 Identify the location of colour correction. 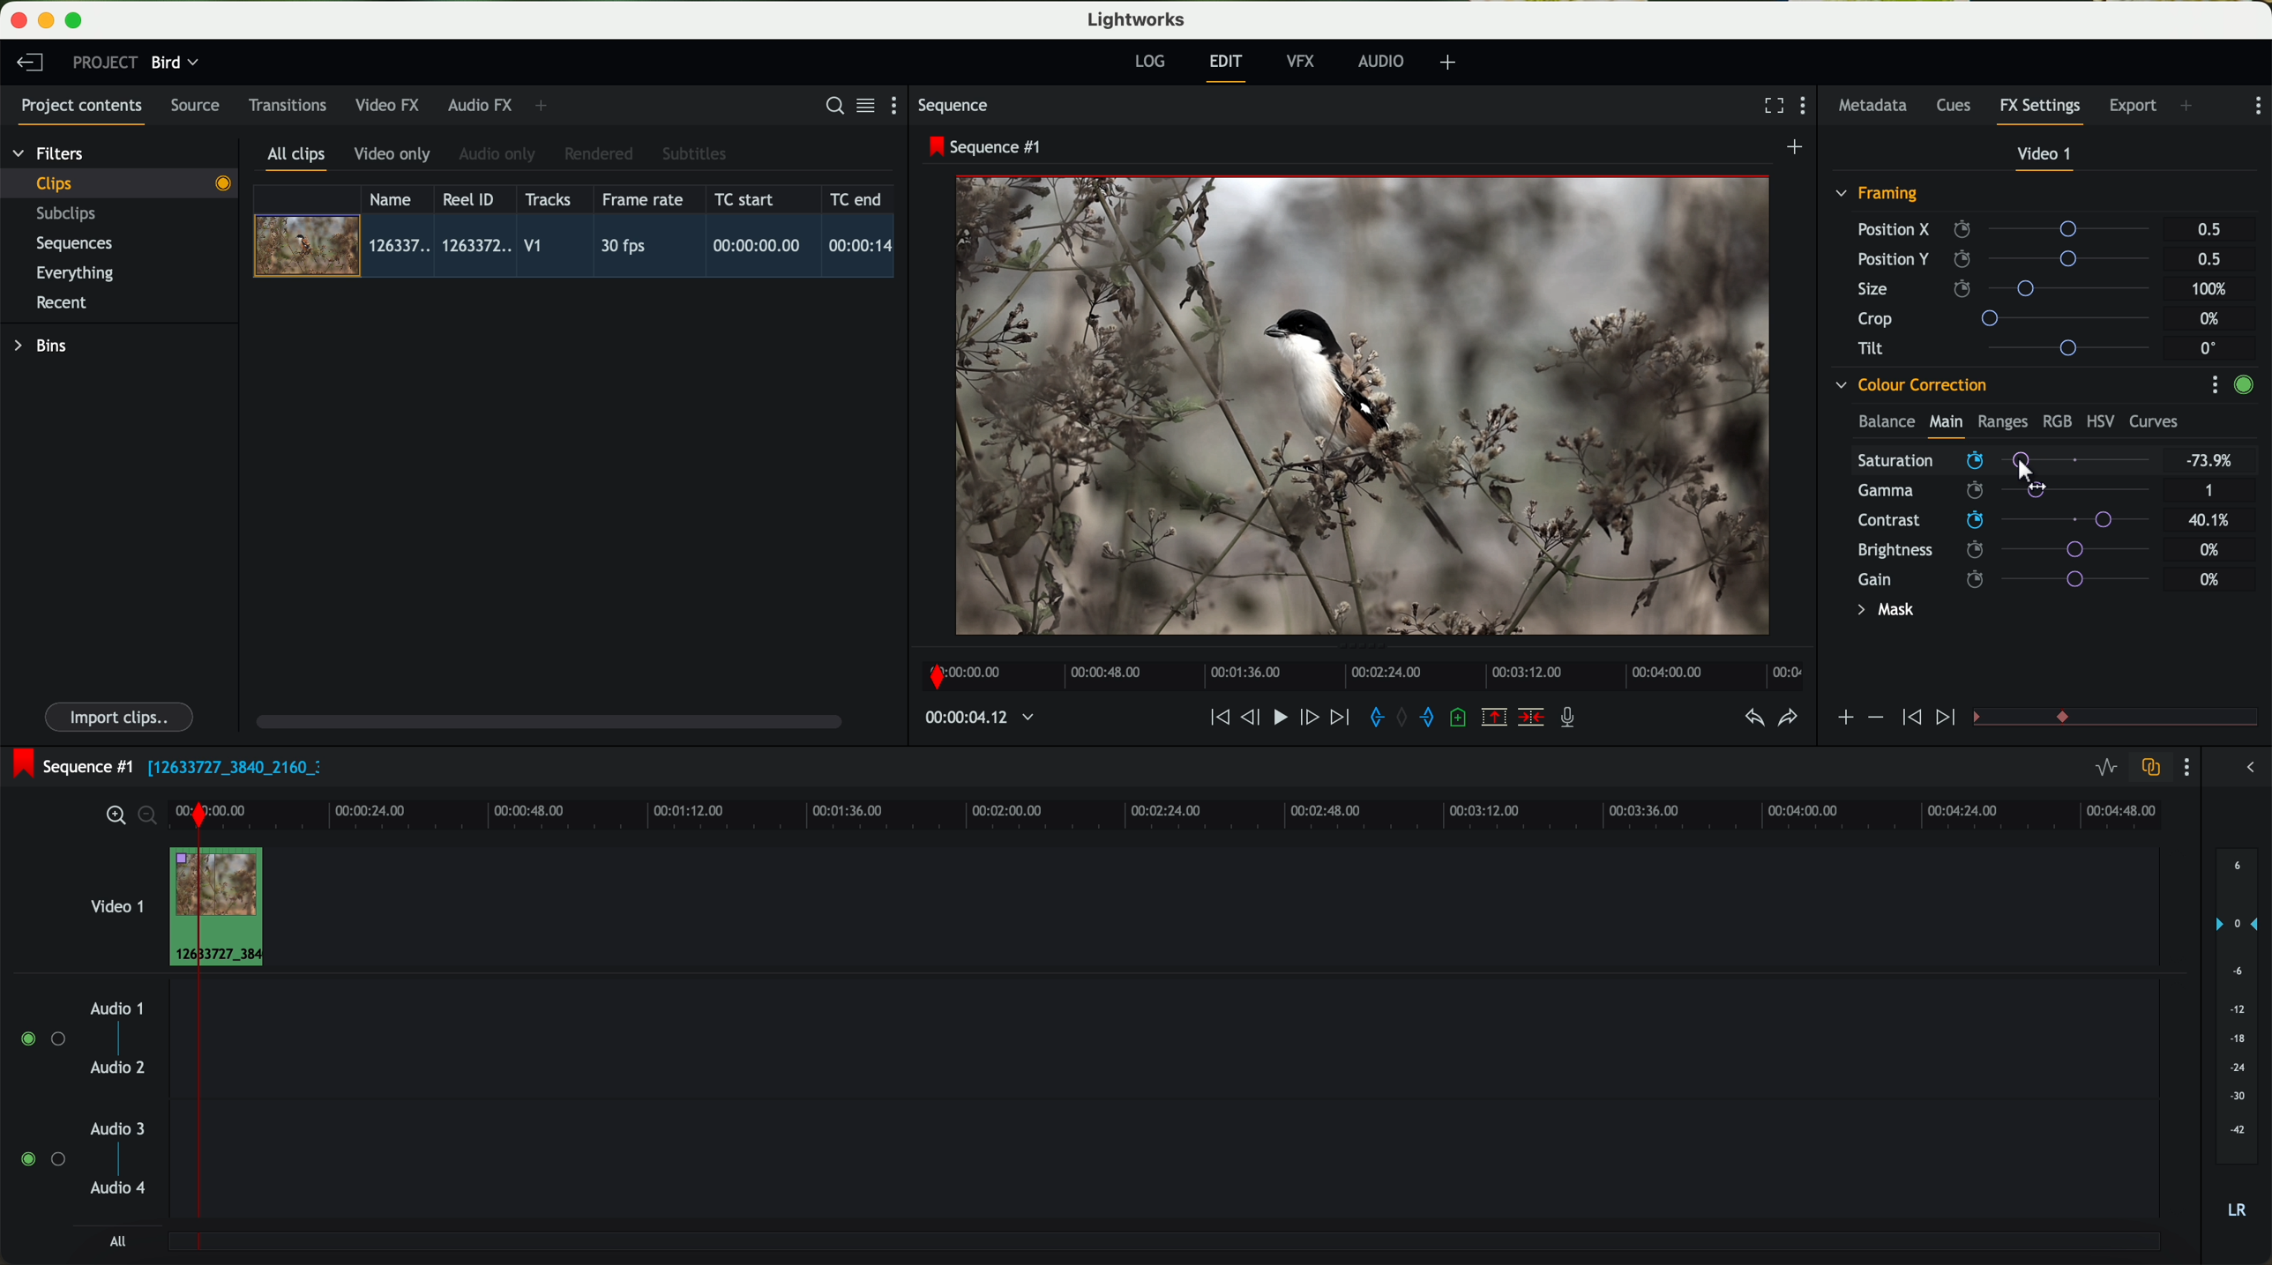
(1910, 385).